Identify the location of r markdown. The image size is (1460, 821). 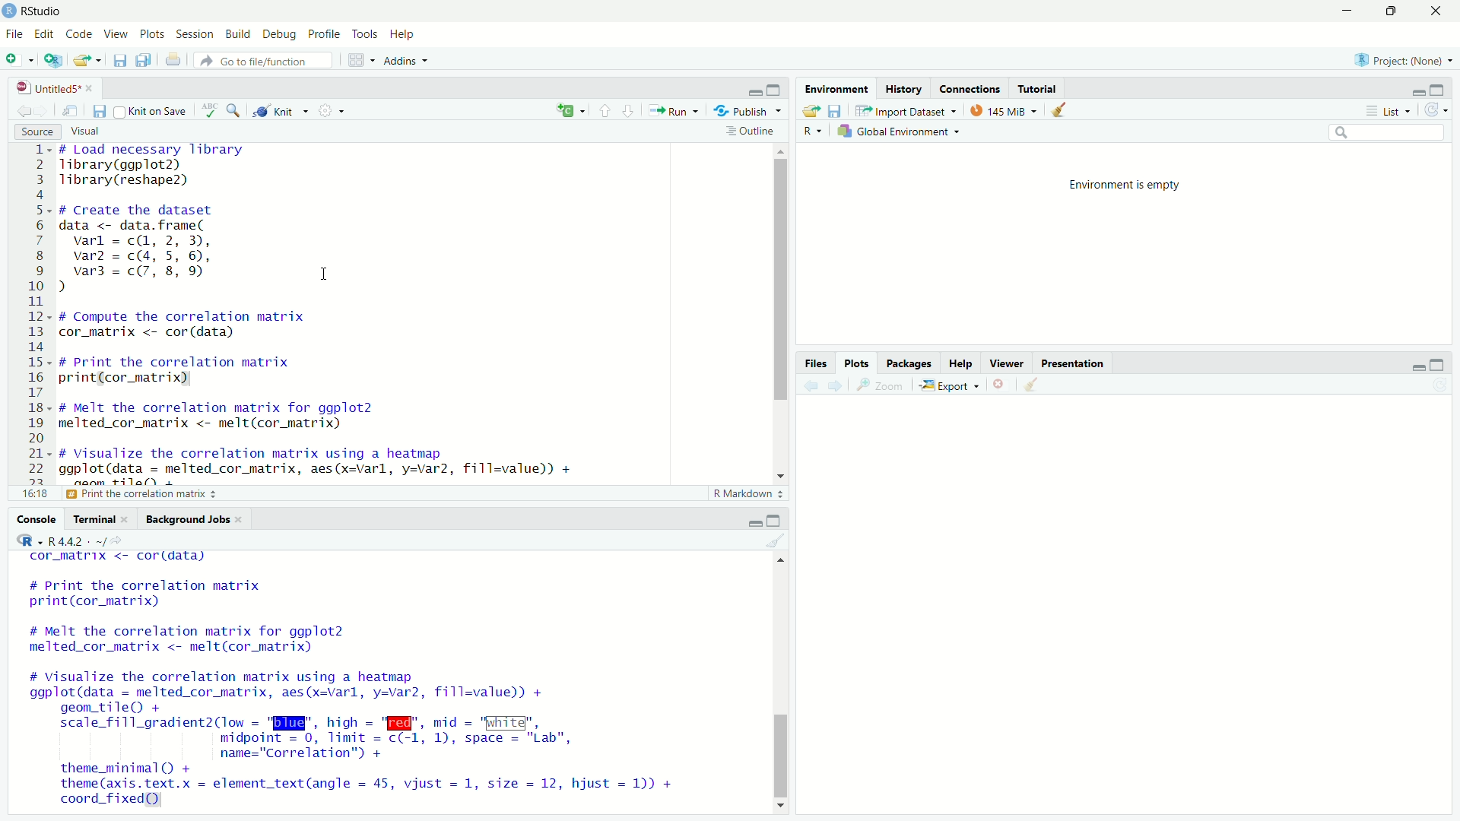
(750, 494).